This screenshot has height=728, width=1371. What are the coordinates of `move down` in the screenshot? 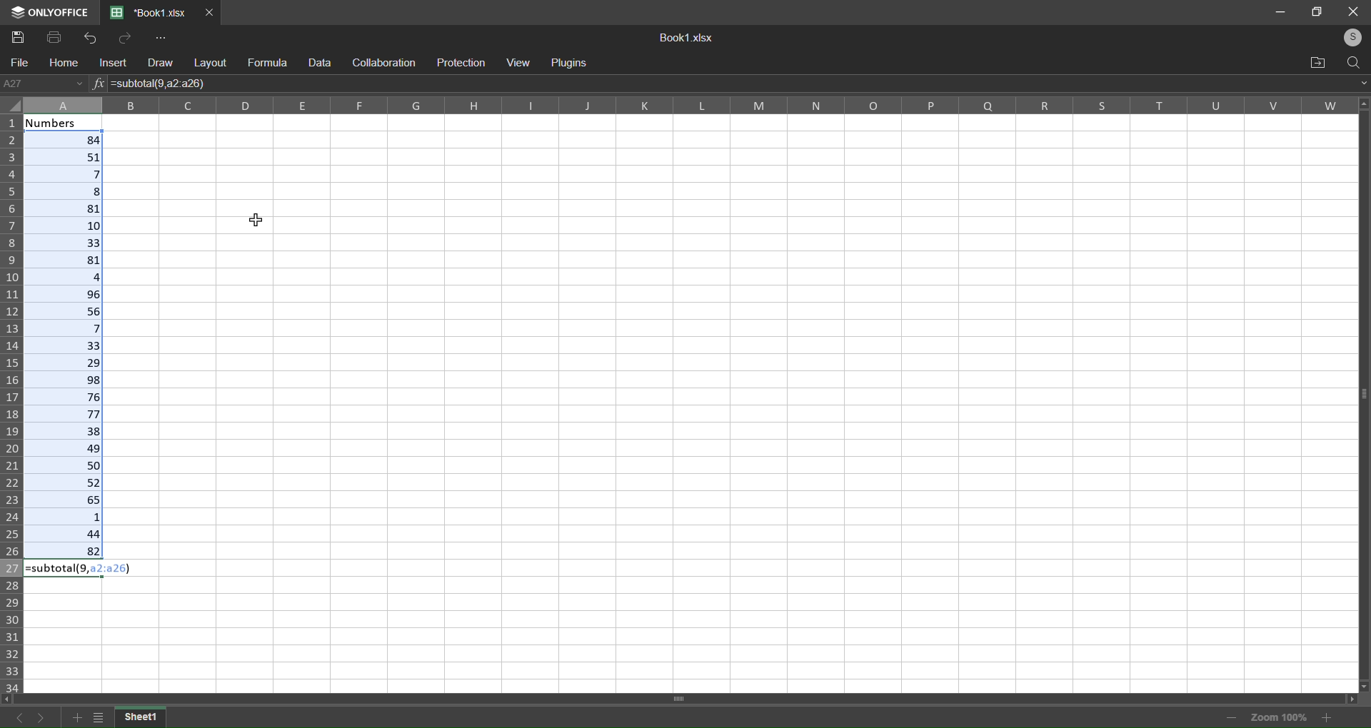 It's located at (1362, 684).